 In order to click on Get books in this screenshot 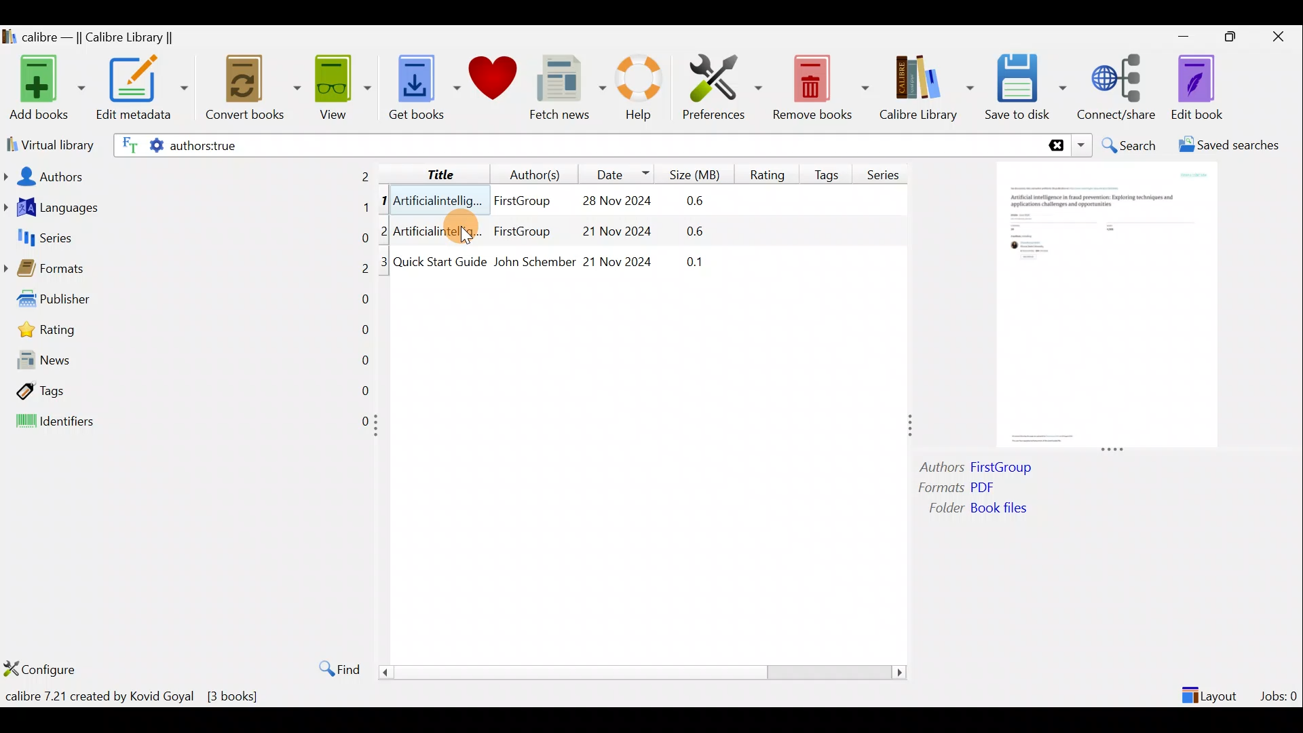, I will do `click(423, 86)`.